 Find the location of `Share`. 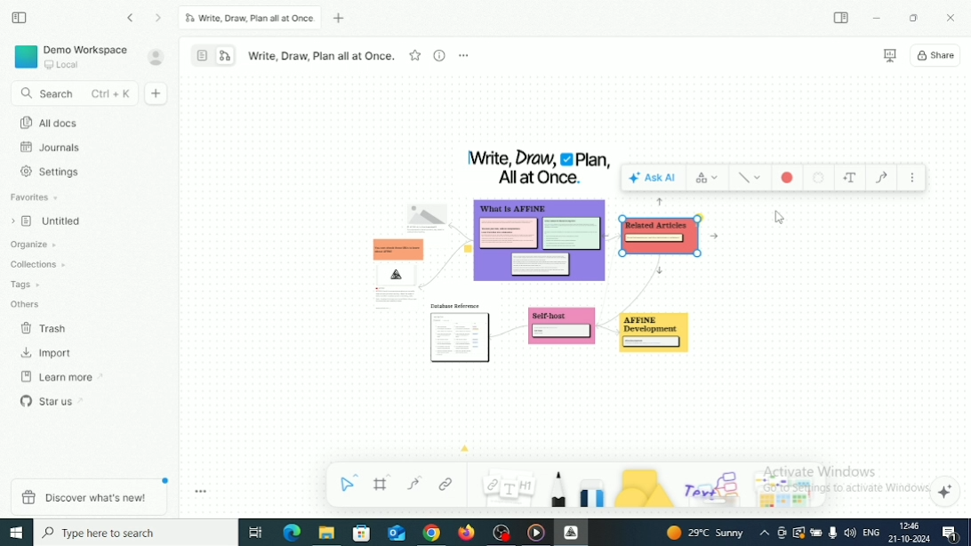

Share is located at coordinates (937, 55).